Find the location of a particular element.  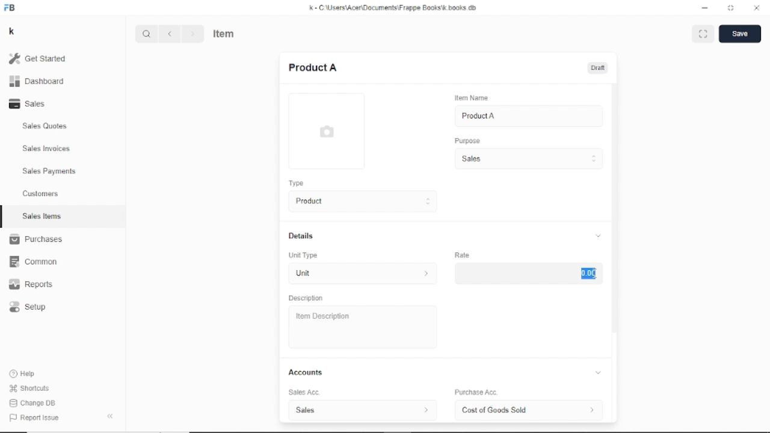

0.00 is located at coordinates (588, 273).